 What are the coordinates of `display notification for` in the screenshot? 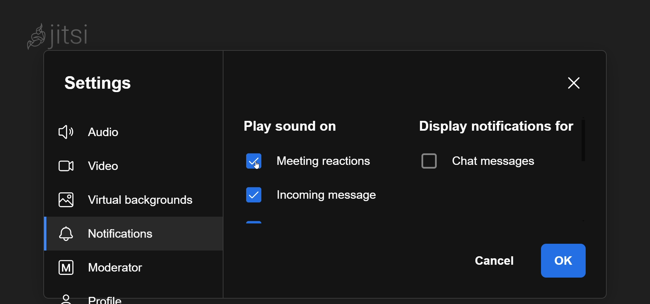 It's located at (495, 128).